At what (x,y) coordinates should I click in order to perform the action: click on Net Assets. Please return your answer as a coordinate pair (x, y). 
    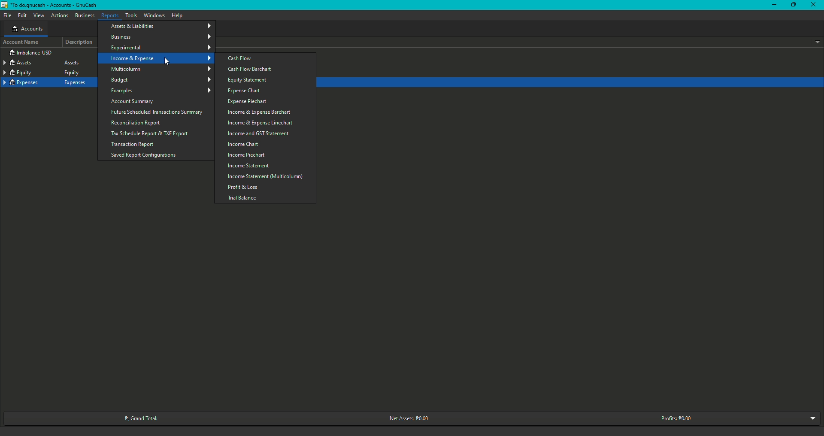
    Looking at the image, I should click on (413, 418).